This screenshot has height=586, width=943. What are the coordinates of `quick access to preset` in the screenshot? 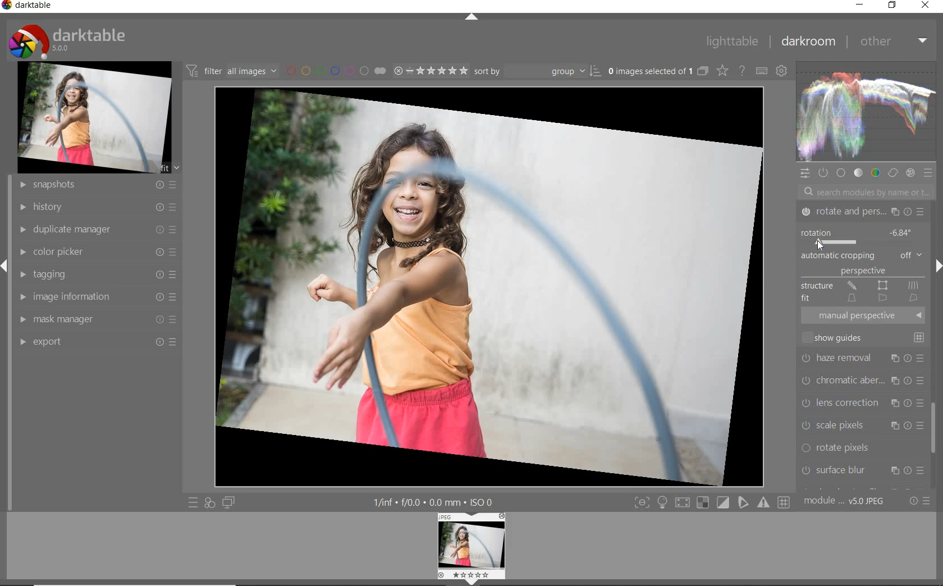 It's located at (194, 502).